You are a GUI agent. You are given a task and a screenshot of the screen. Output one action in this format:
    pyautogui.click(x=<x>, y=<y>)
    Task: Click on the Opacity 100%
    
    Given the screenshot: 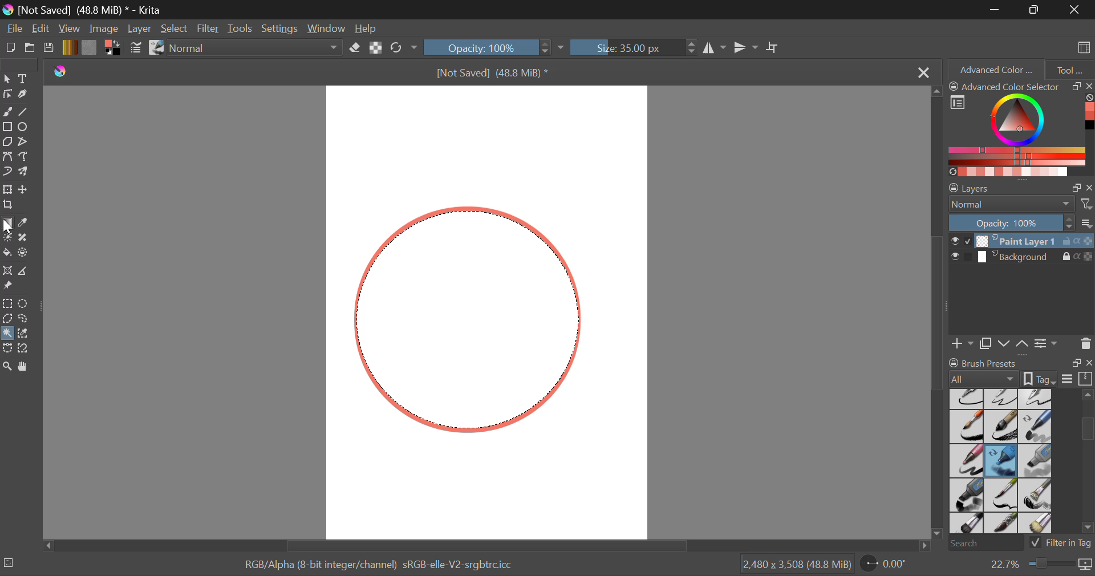 What is the action you would take?
    pyautogui.click(x=489, y=47)
    